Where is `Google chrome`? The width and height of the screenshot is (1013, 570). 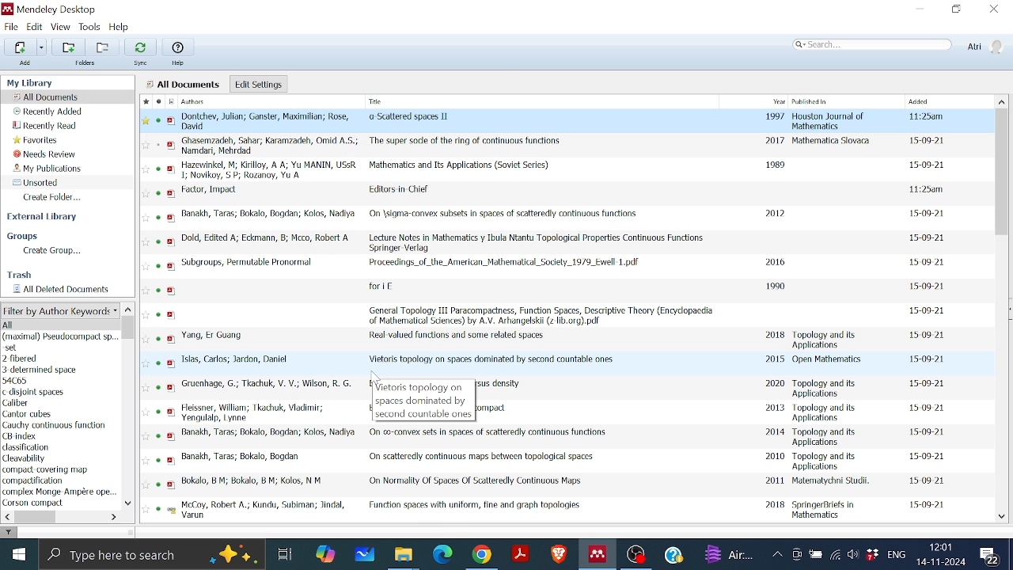
Google chrome is located at coordinates (483, 554).